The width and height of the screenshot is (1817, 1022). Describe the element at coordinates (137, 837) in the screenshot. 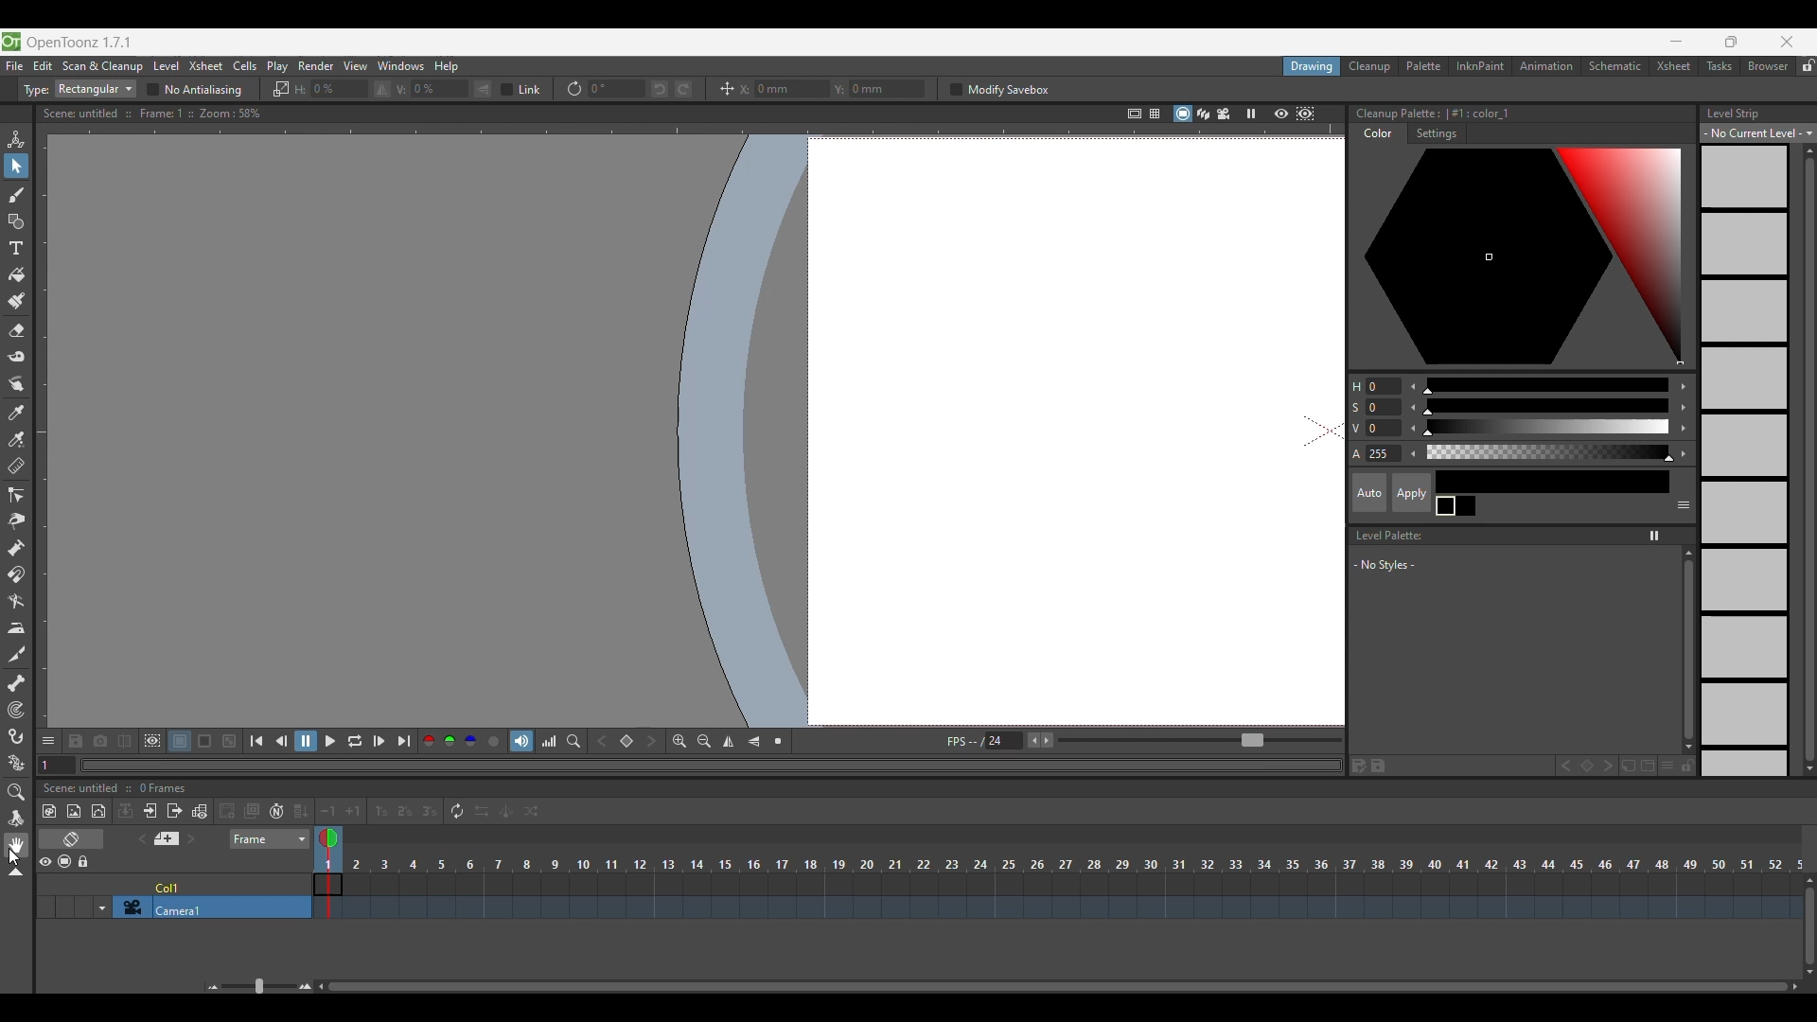

I see `Previous memo` at that location.